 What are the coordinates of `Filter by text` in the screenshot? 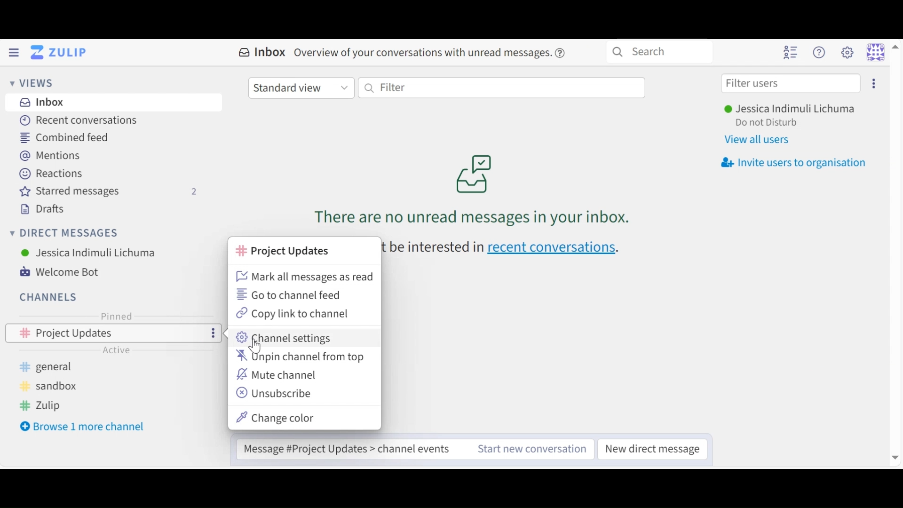 It's located at (503, 88).